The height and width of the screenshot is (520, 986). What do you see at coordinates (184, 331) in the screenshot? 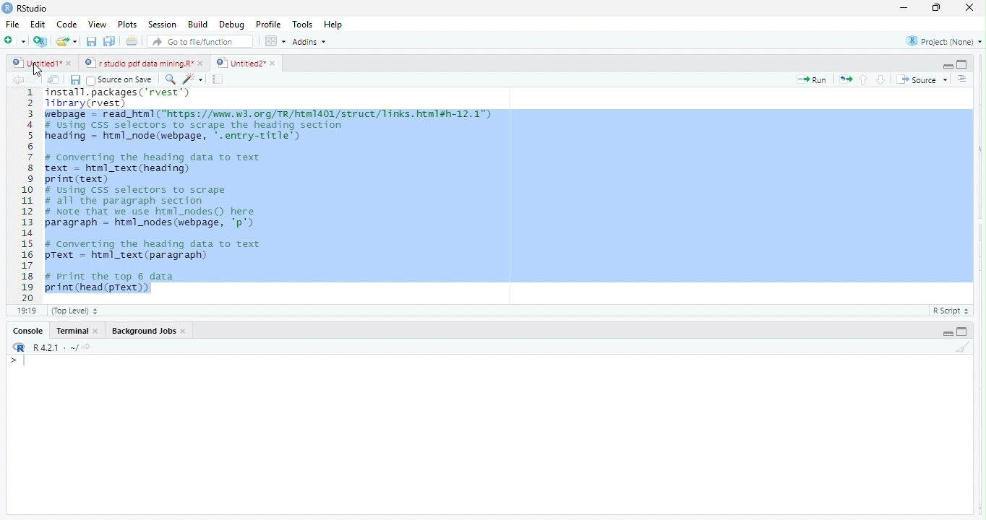
I see `close` at bounding box center [184, 331].